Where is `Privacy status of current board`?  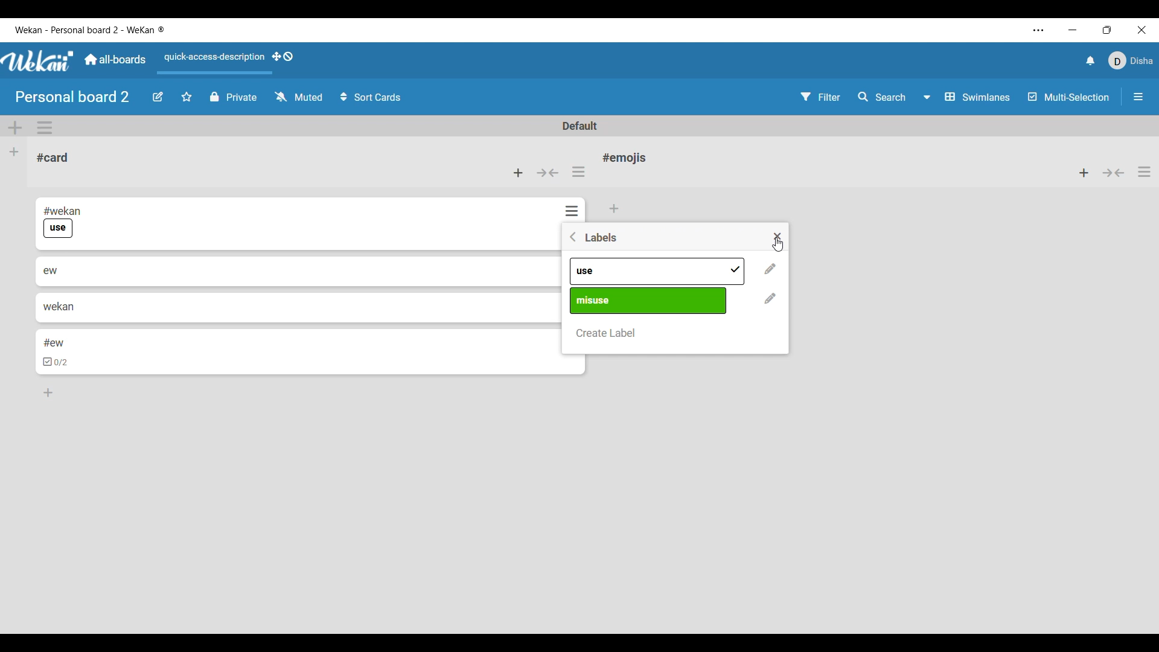 Privacy status of current board is located at coordinates (234, 97).